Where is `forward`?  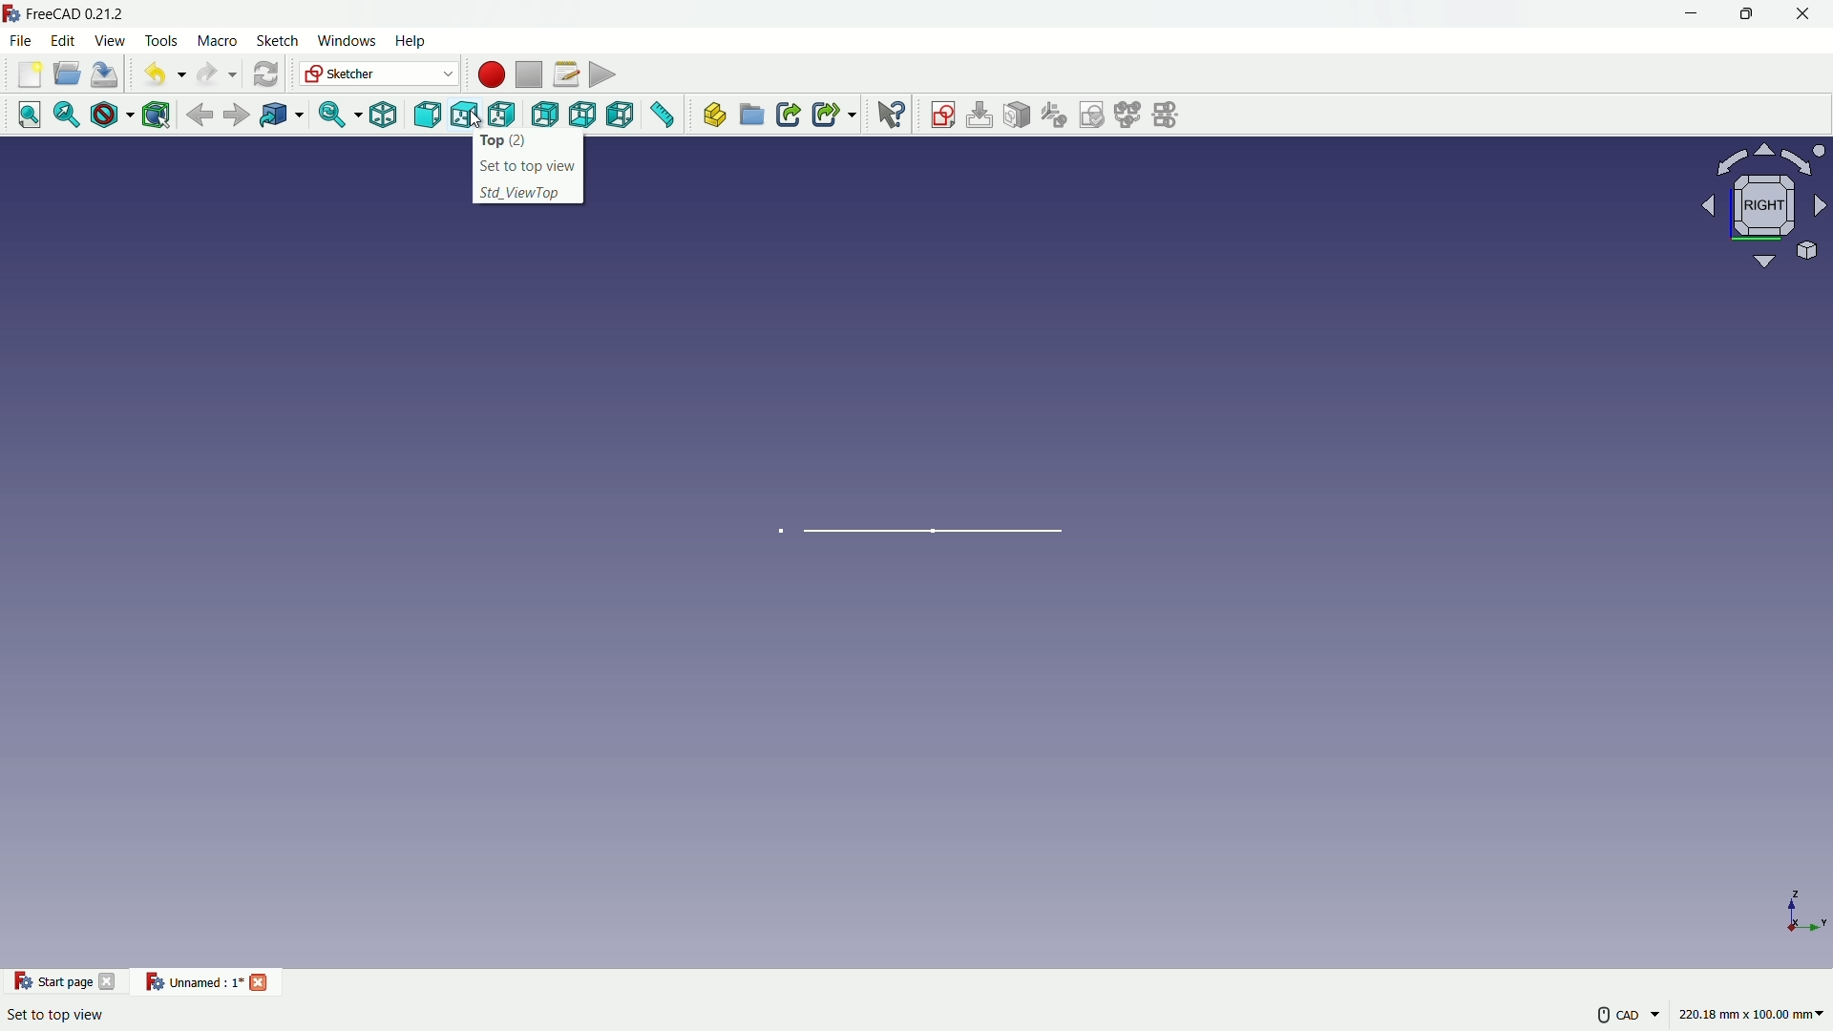
forward is located at coordinates (238, 115).